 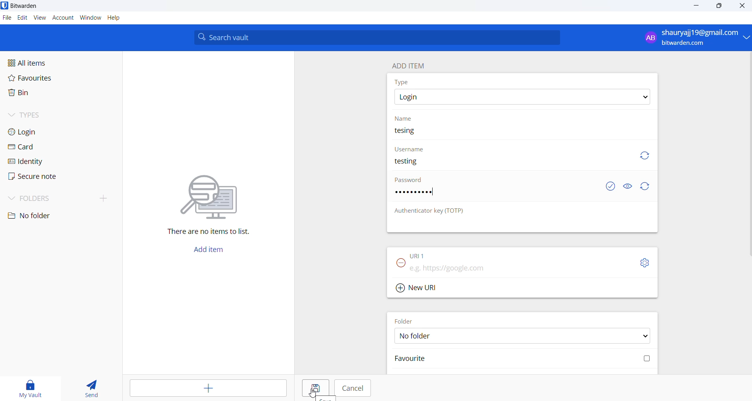 What do you see at coordinates (53, 216) in the screenshot?
I see `no folder` at bounding box center [53, 216].